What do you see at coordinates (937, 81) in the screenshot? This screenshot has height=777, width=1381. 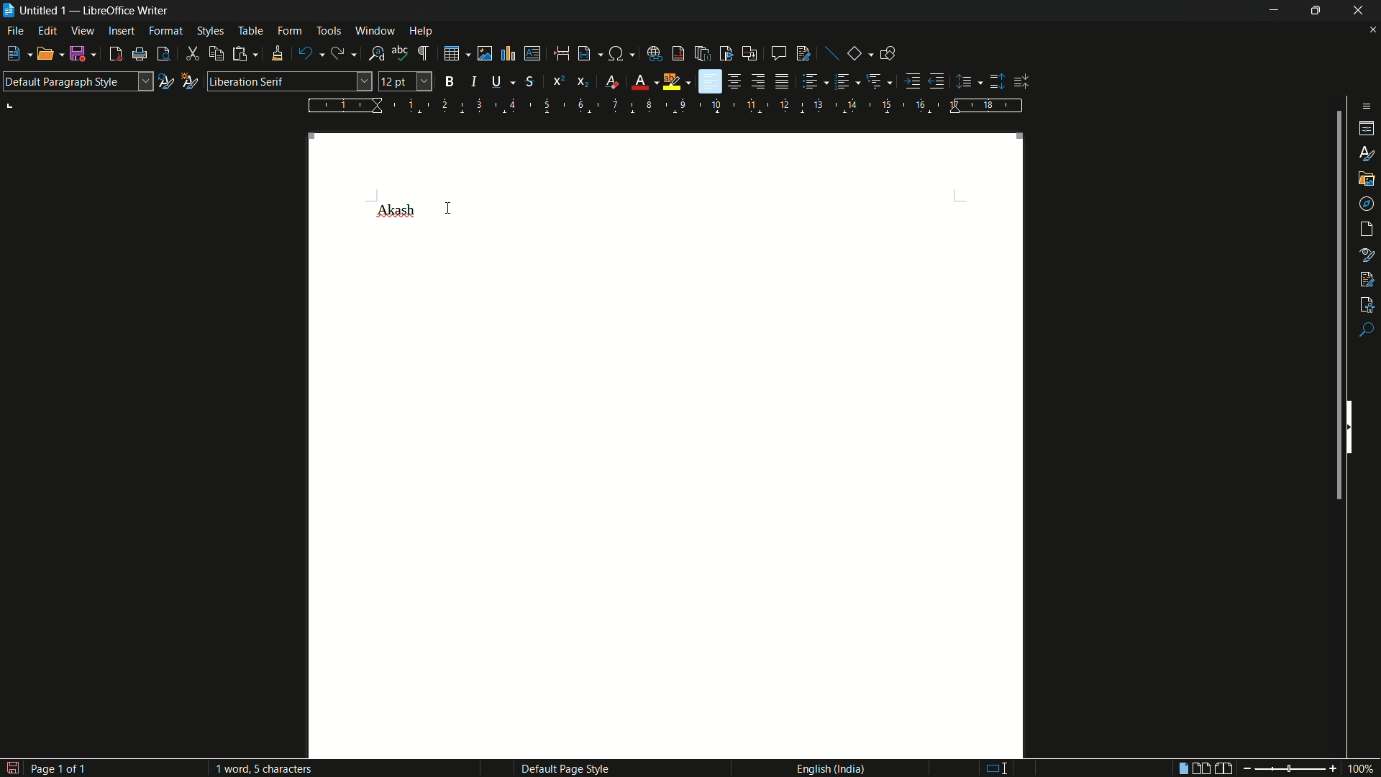 I see `decrease indentation` at bounding box center [937, 81].